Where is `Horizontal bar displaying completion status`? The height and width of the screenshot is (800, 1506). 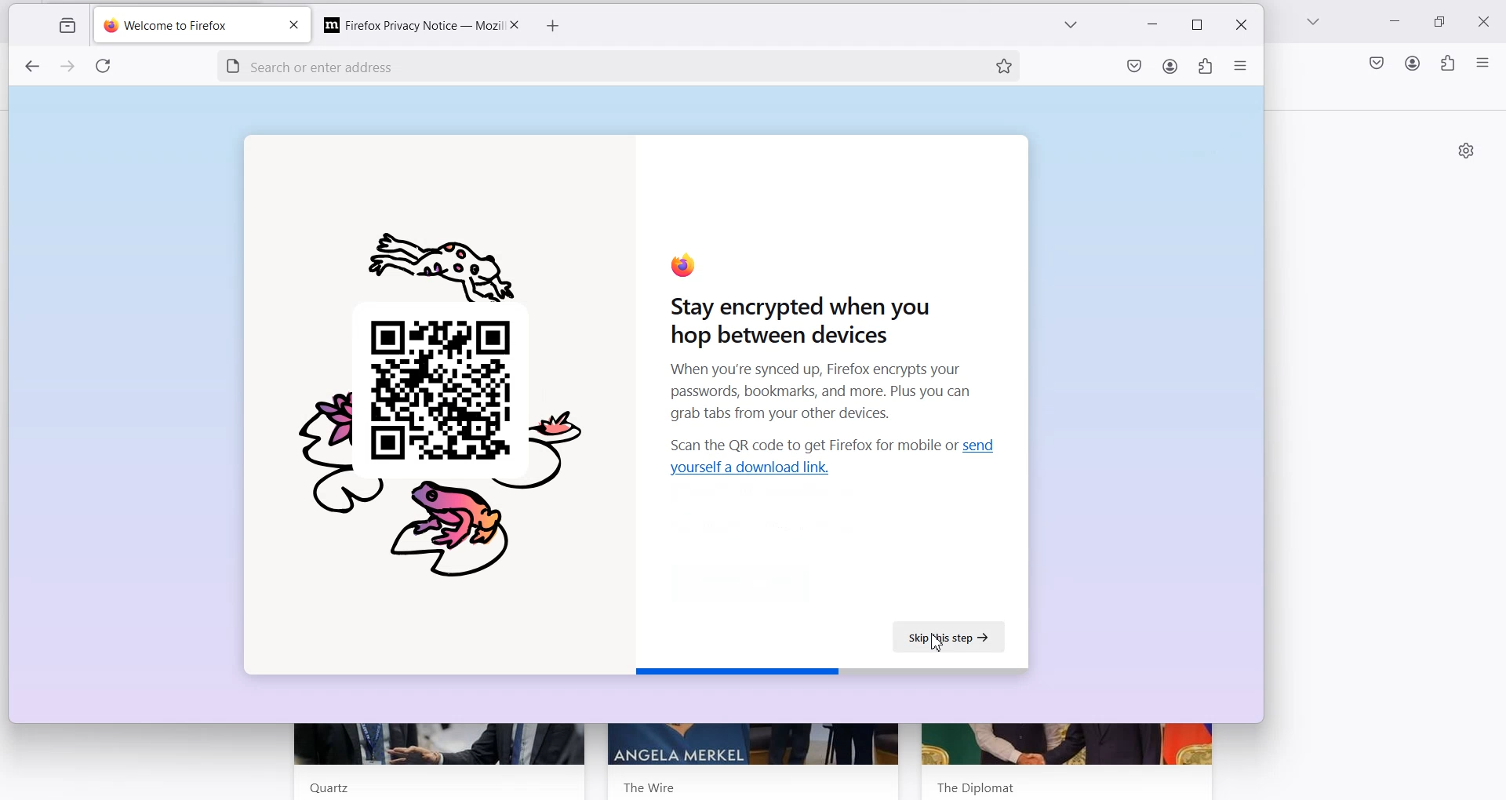 Horizontal bar displaying completion status is located at coordinates (831, 671).